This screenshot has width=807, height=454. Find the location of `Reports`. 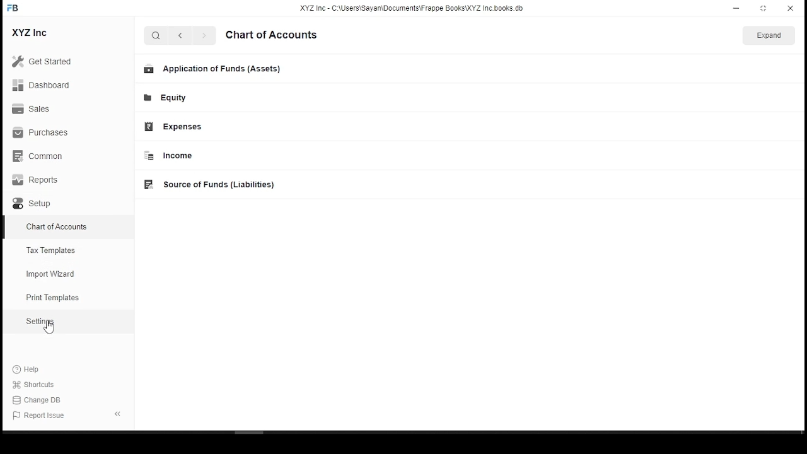

Reports is located at coordinates (34, 180).